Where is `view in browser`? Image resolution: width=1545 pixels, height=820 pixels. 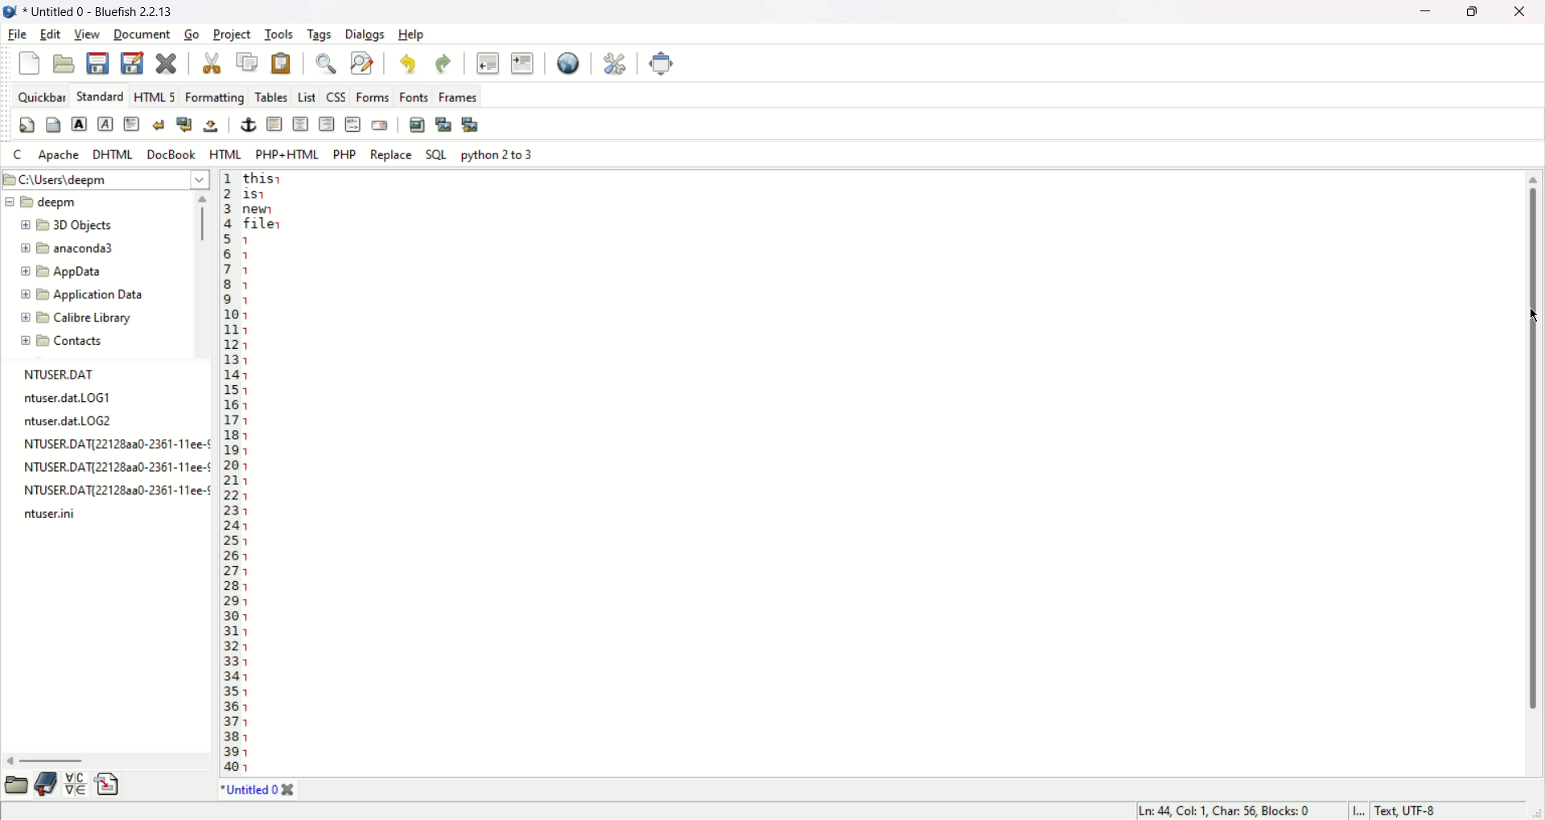 view in browser is located at coordinates (567, 64).